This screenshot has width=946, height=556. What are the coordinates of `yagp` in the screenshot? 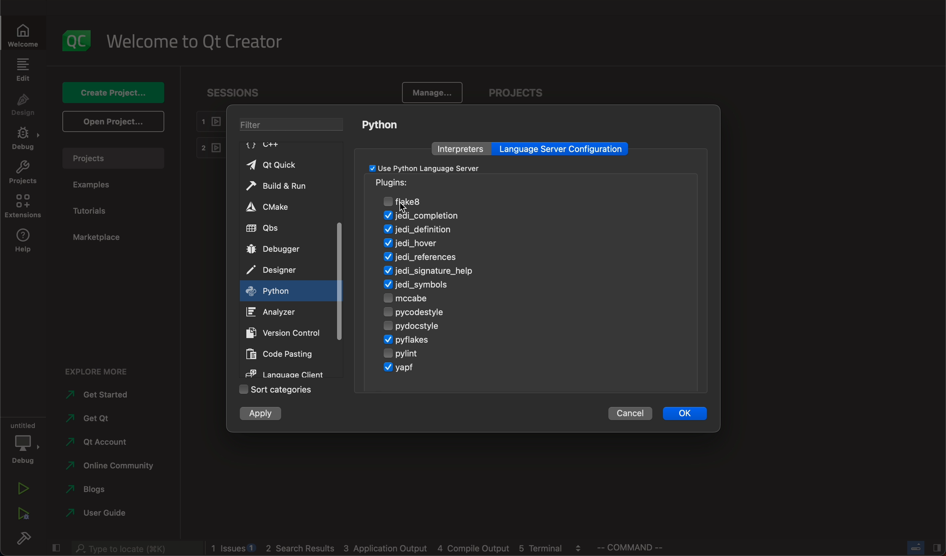 It's located at (404, 366).